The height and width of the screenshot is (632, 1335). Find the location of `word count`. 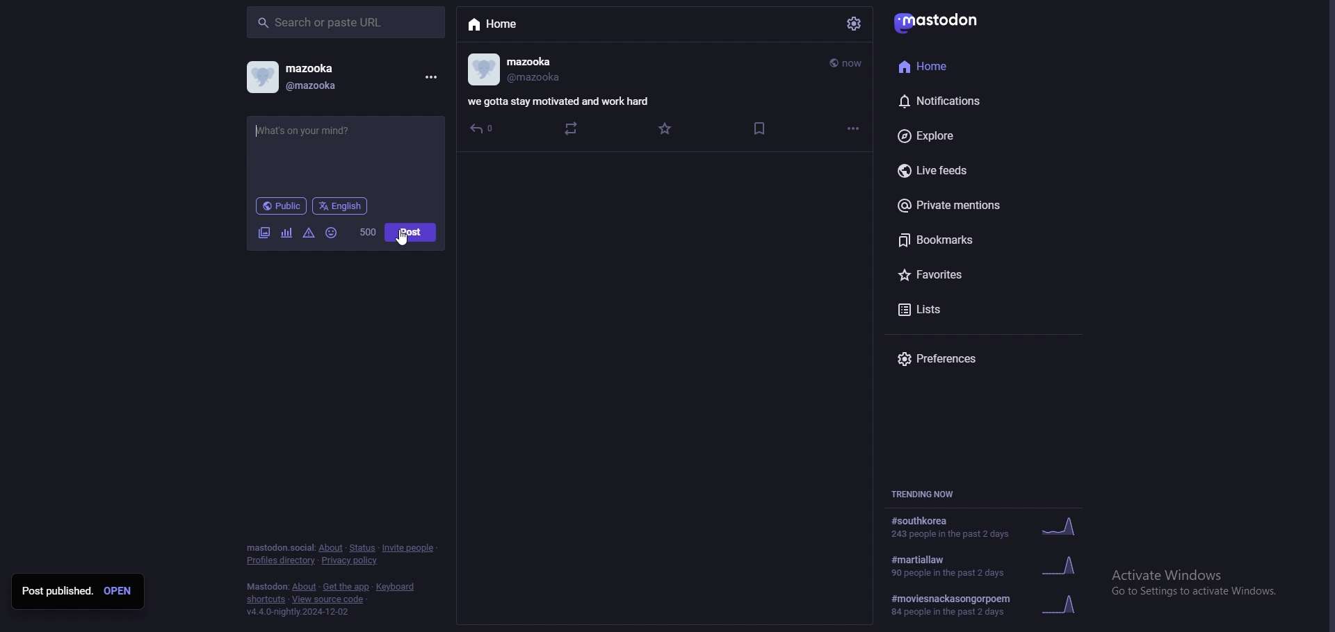

word count is located at coordinates (368, 232).